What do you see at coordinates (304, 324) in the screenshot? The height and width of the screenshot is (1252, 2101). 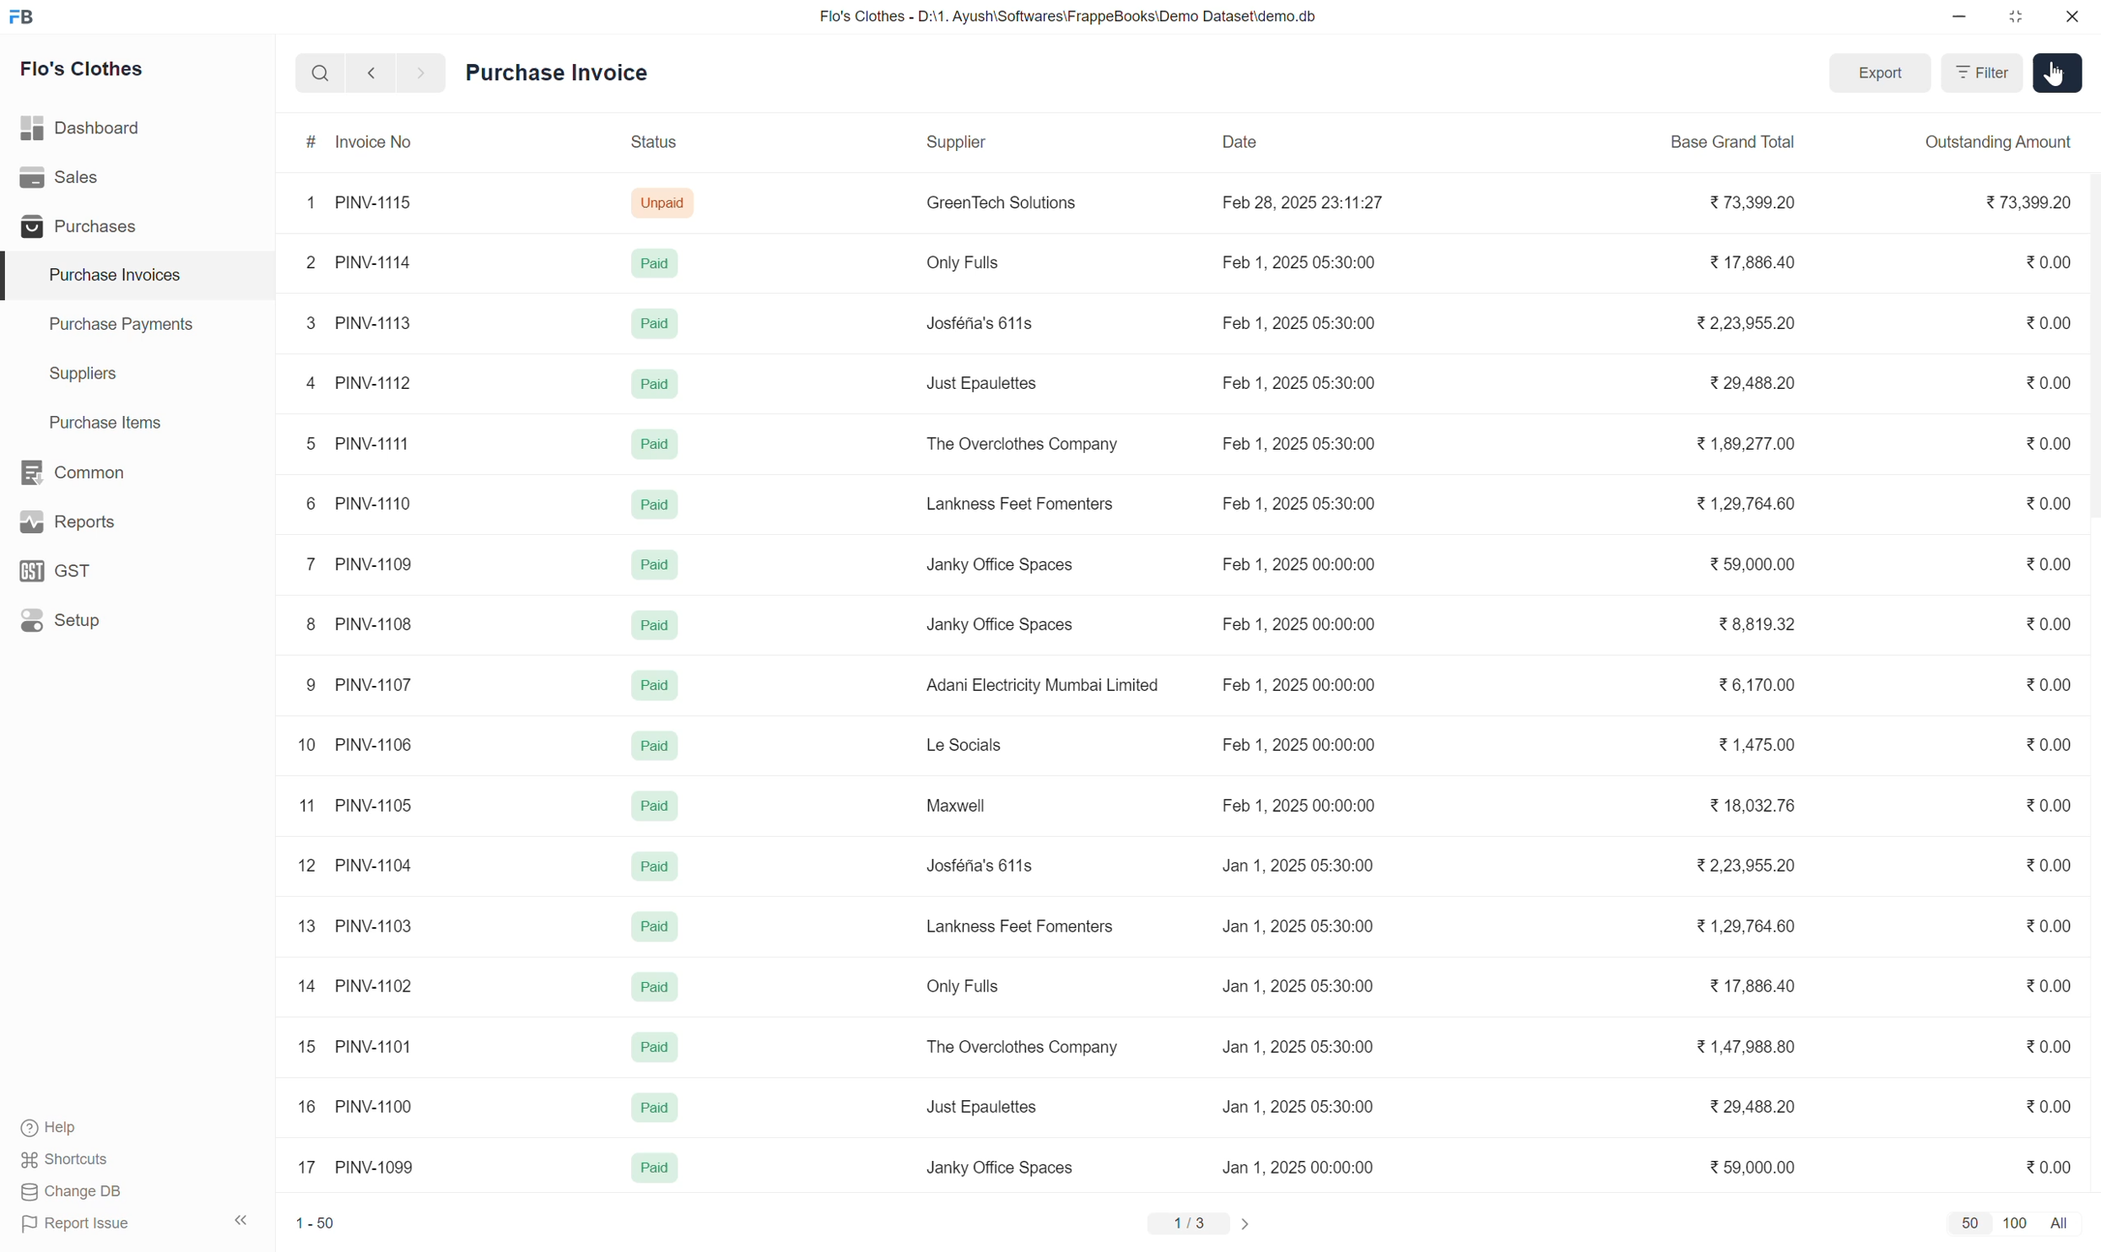 I see `3` at bounding box center [304, 324].